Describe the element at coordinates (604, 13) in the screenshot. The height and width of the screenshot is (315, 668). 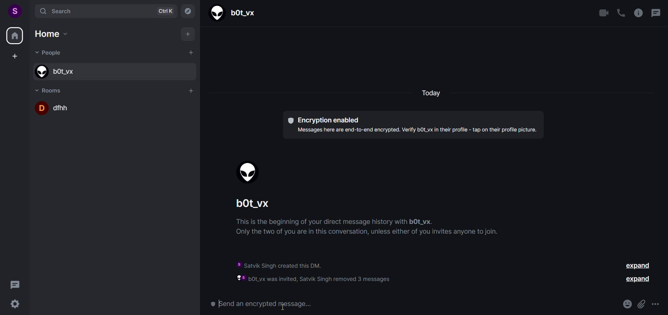
I see `video call` at that location.